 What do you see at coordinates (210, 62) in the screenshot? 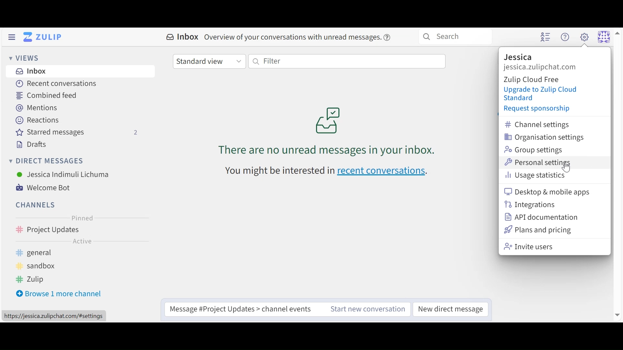
I see `Standard view` at bounding box center [210, 62].